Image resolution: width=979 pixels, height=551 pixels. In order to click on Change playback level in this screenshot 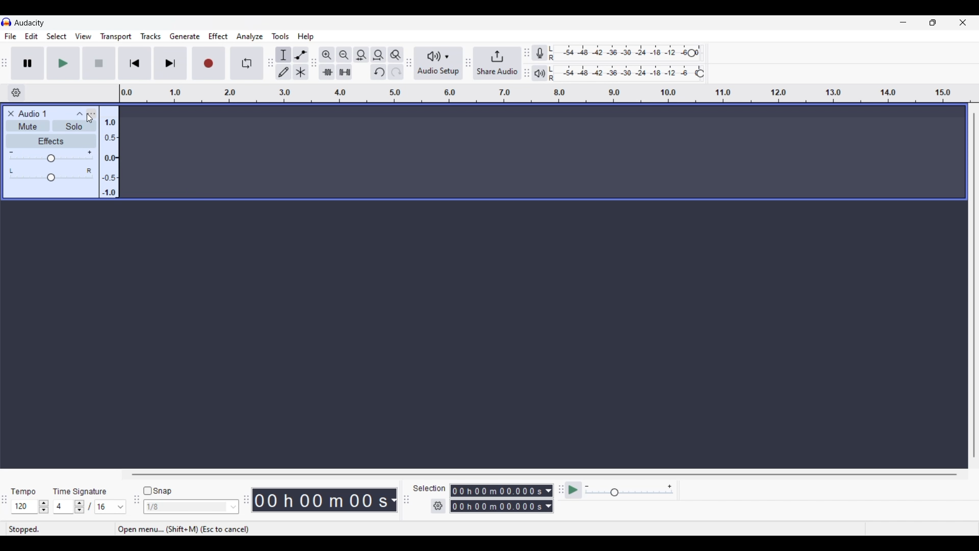, I will do `click(700, 74)`.